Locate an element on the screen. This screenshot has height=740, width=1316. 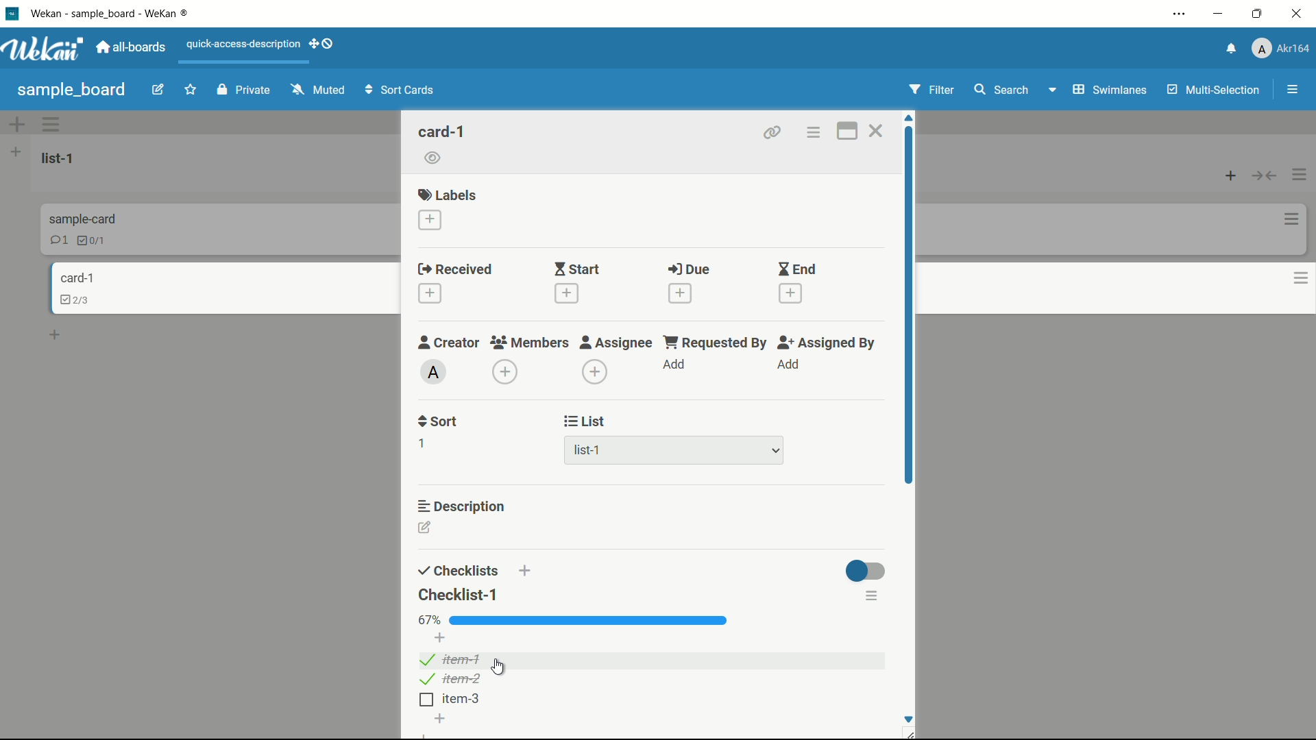
Wekan - sample_board - Wekan is located at coordinates (112, 14).